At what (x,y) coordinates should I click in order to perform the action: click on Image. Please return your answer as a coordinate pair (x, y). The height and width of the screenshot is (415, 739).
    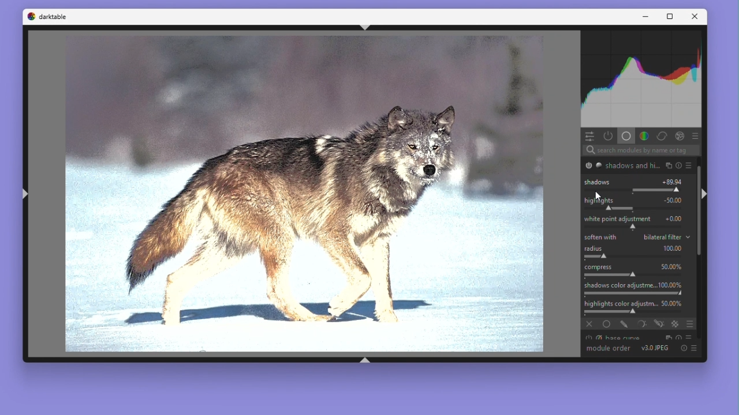
    Looking at the image, I should click on (302, 193).